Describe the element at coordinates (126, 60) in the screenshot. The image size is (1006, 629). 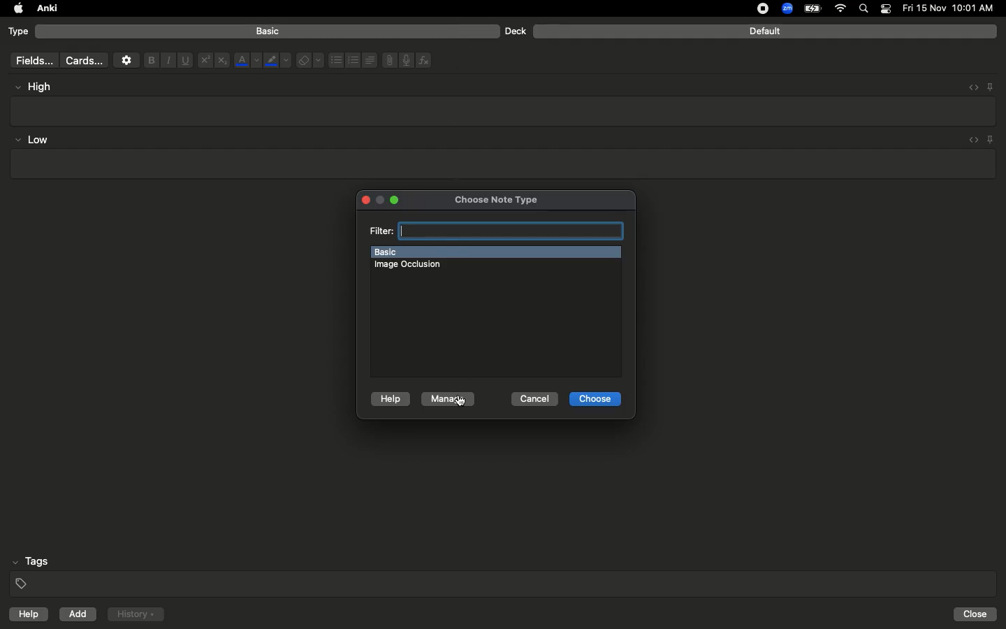
I see `Settings` at that location.